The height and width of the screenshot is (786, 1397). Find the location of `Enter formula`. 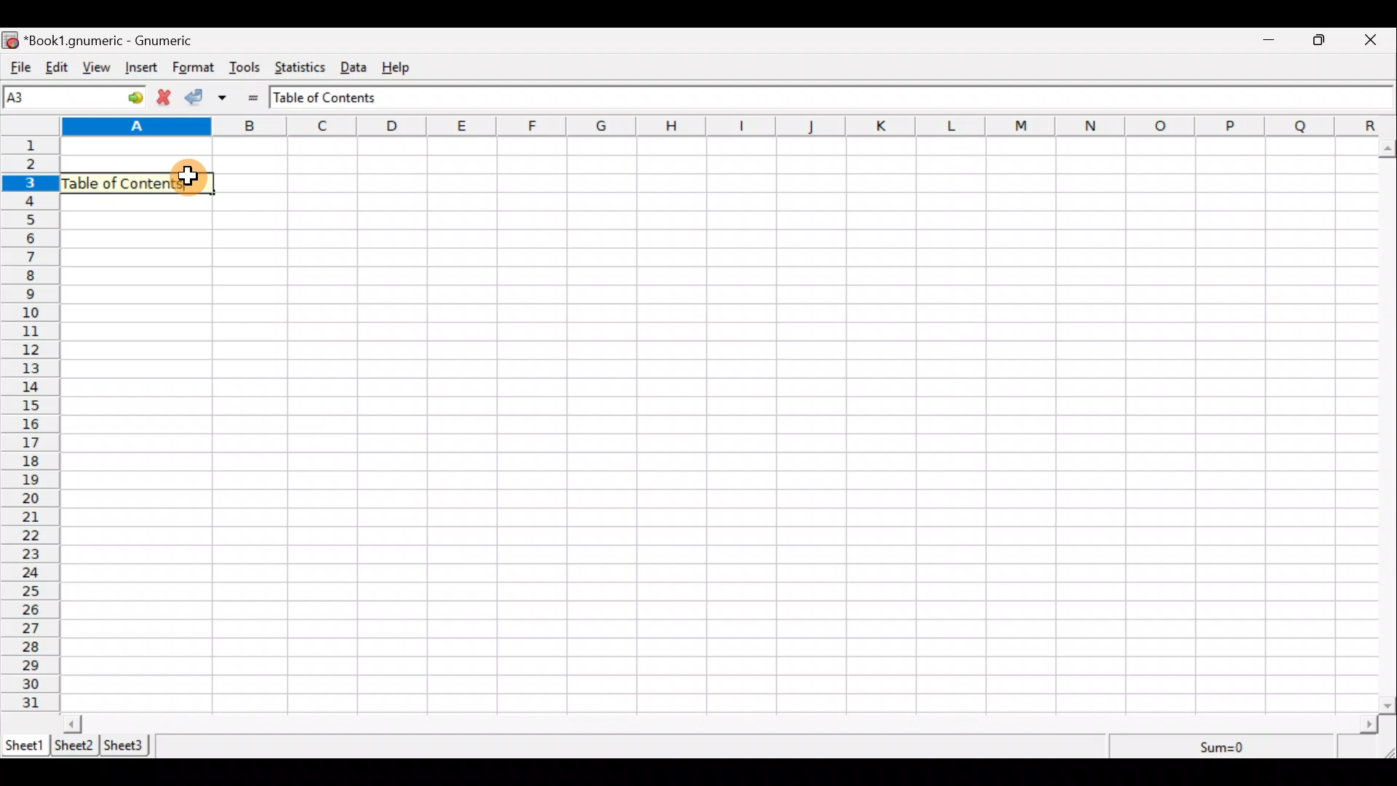

Enter formula is located at coordinates (255, 98).